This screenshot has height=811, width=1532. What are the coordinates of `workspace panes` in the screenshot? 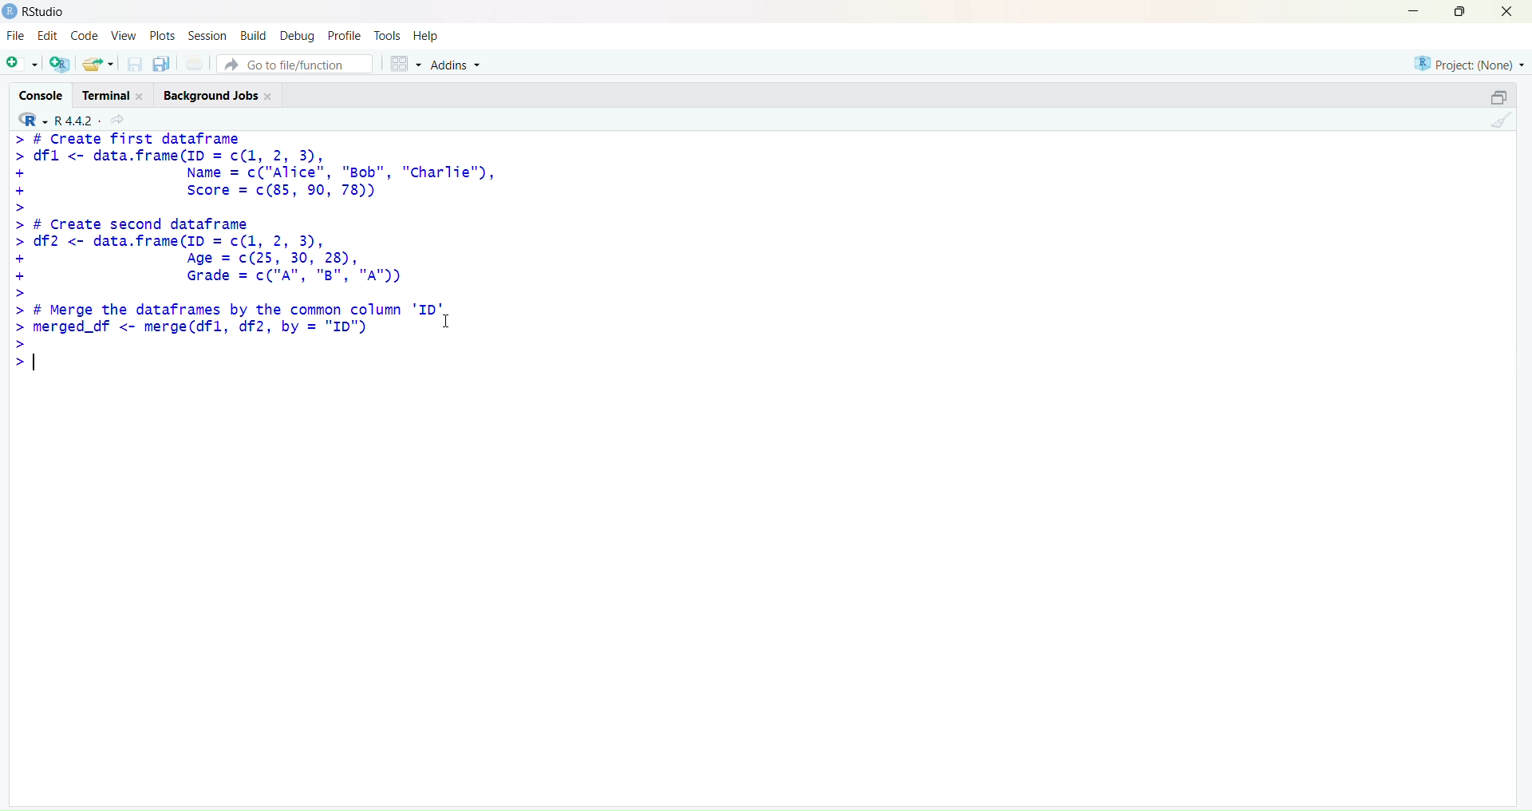 It's located at (405, 63).